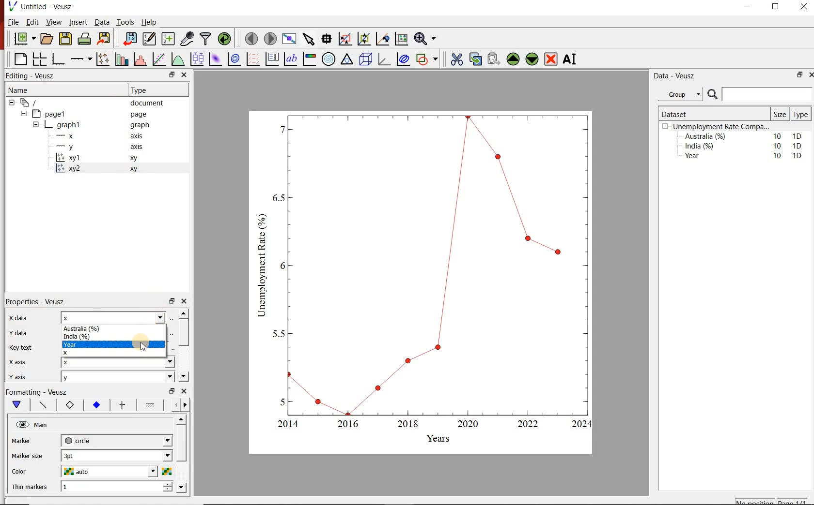 The width and height of the screenshot is (814, 505). Describe the element at coordinates (811, 74) in the screenshot. I see `close` at that location.